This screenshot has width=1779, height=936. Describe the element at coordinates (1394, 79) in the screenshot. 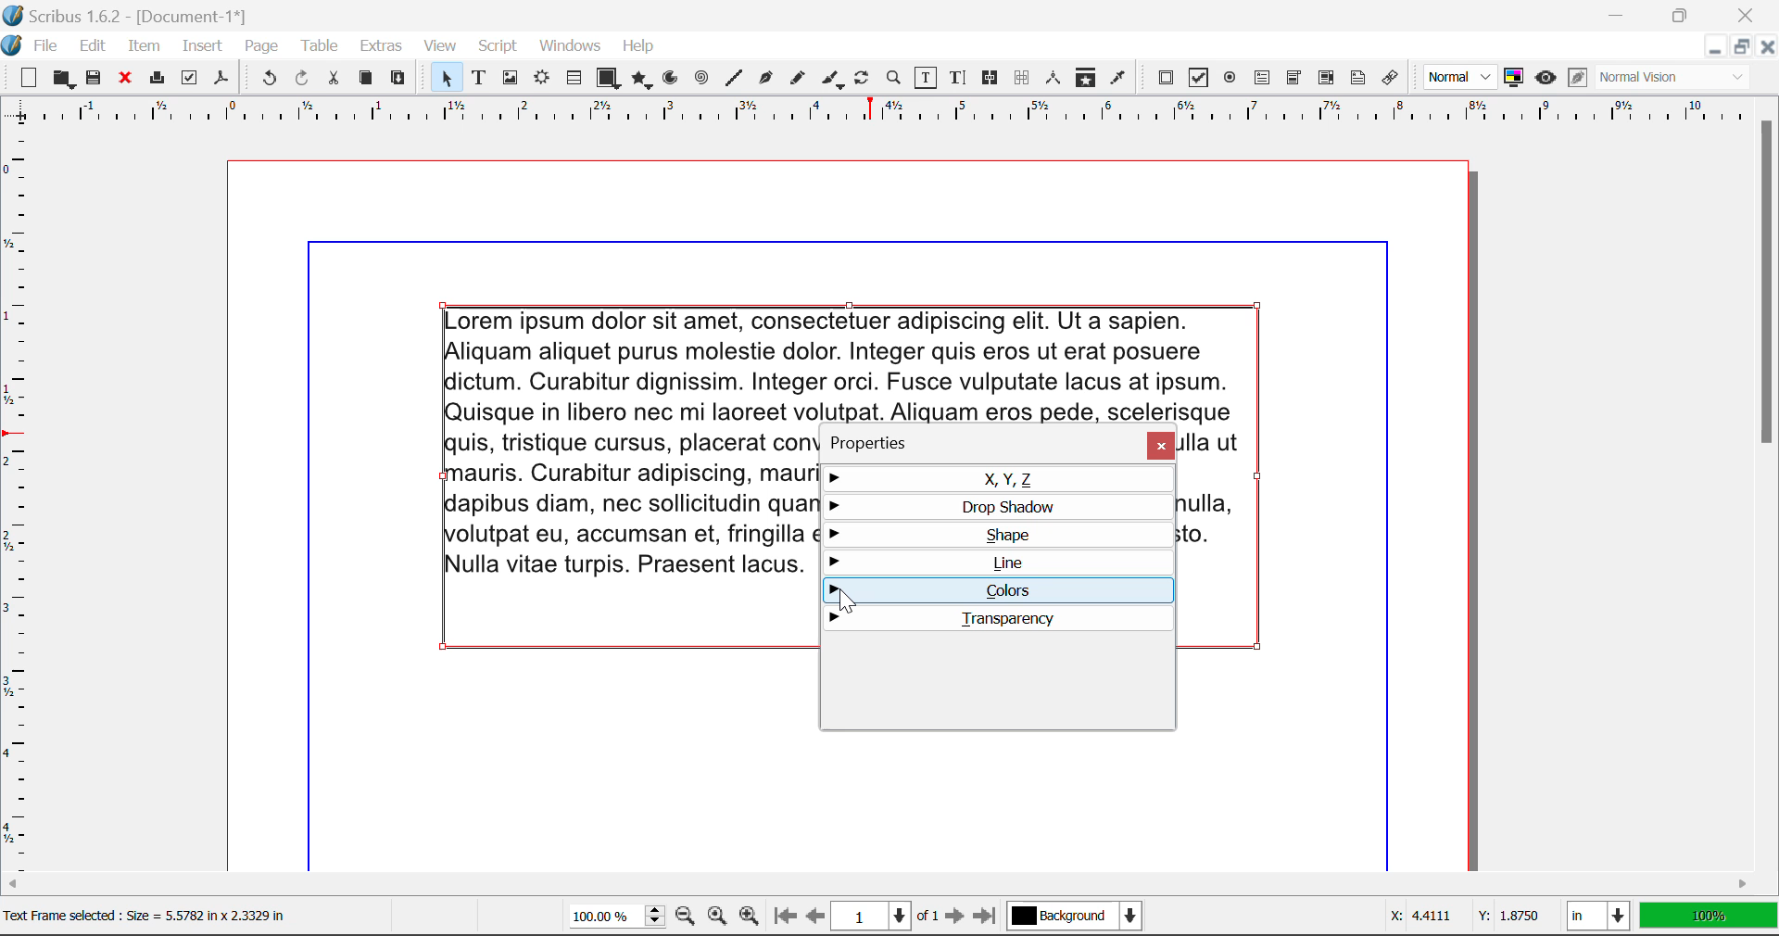

I see `Link Annotation` at that location.